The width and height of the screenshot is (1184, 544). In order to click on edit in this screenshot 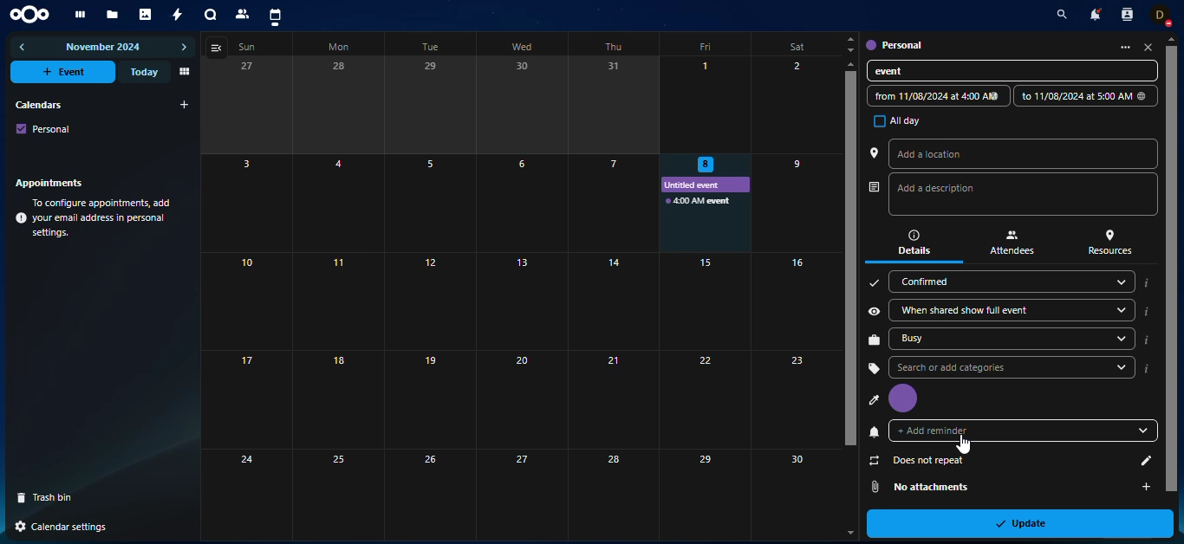, I will do `click(1139, 461)`.